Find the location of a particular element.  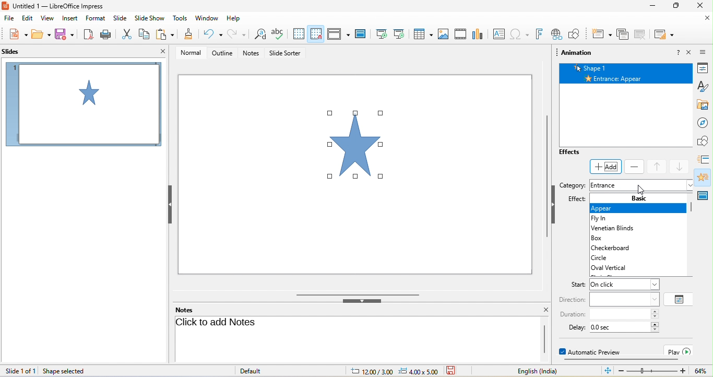

direction is located at coordinates (573, 300).